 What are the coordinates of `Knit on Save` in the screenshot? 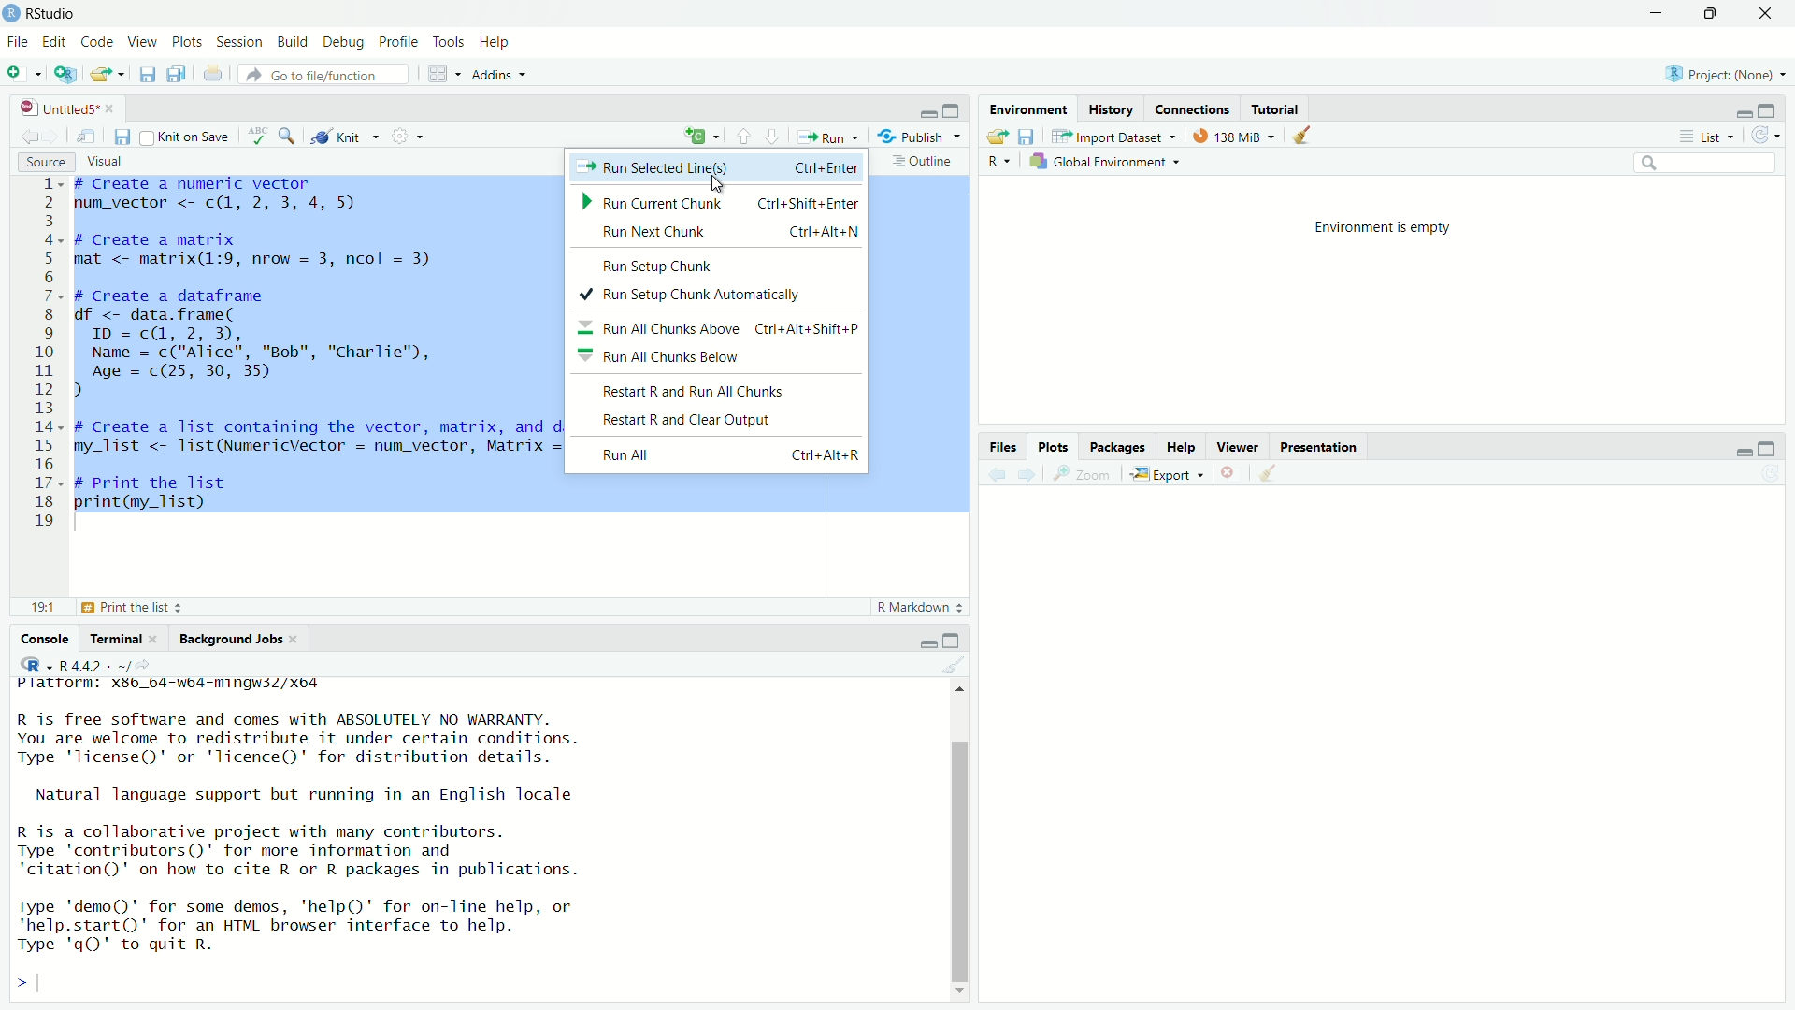 It's located at (182, 136).